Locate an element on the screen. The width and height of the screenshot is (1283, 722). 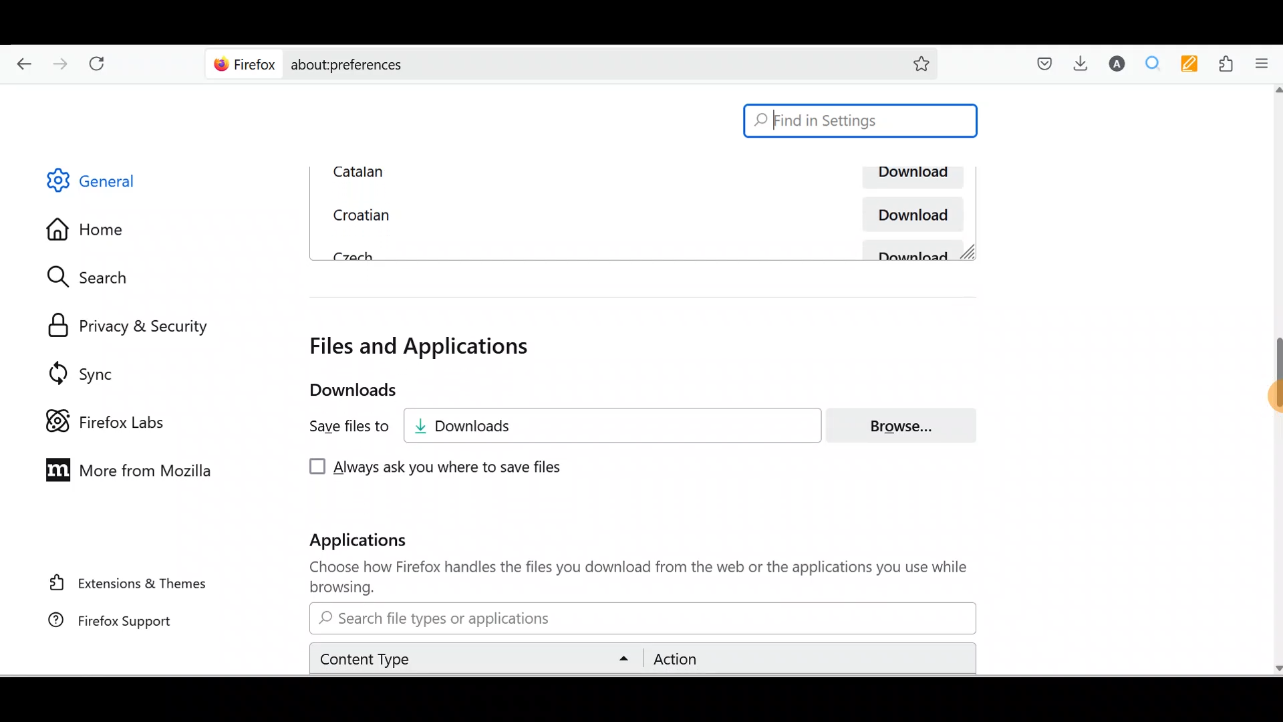
Download is located at coordinates (909, 178).